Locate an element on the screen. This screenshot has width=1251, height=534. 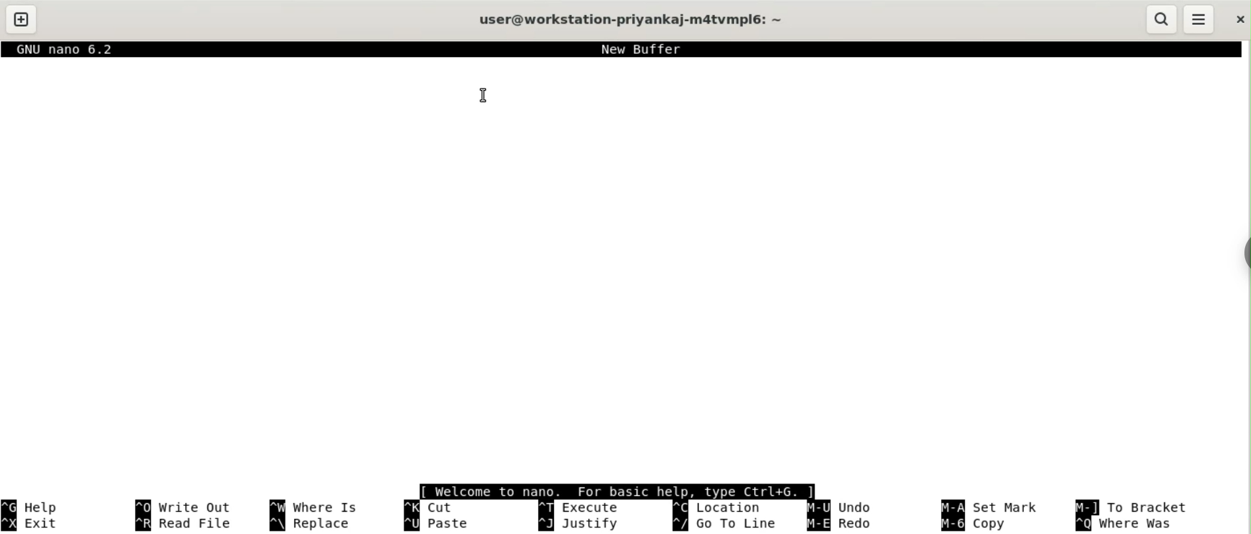
GNU nano 6.2 is located at coordinates (70, 50).